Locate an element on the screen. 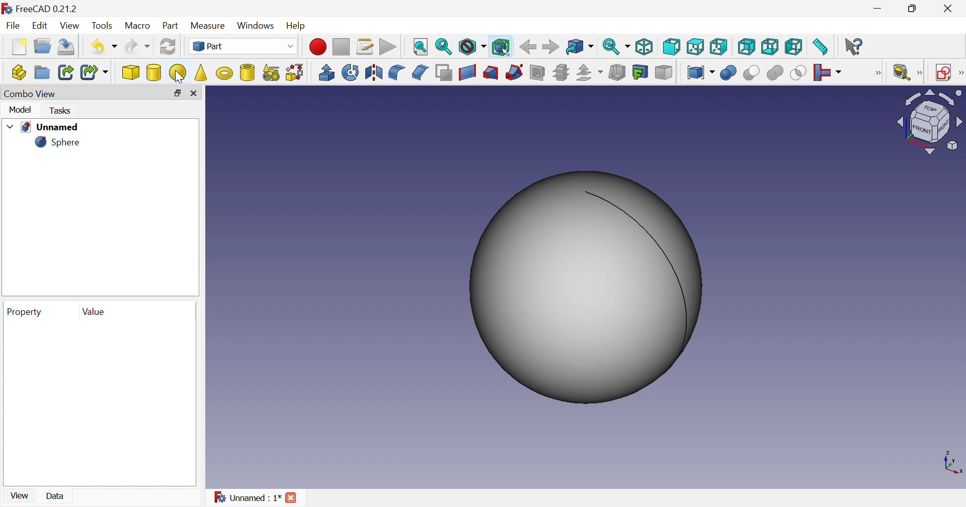  What's this? is located at coordinates (854, 46).